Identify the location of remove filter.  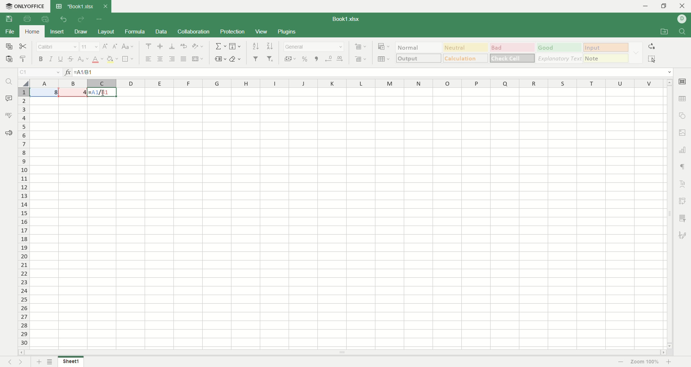
(271, 58).